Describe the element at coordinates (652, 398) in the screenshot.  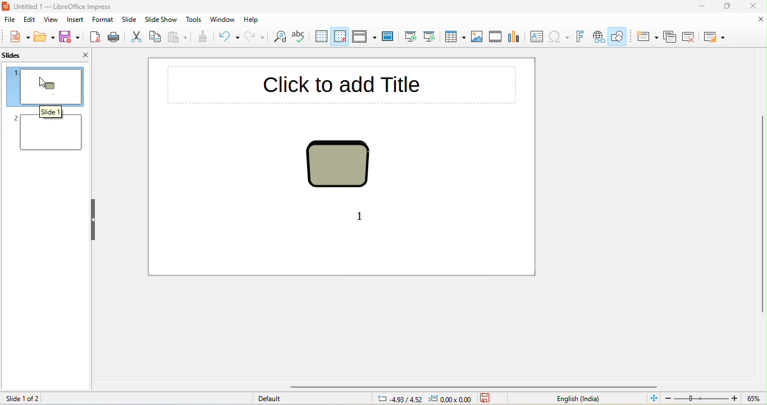
I see `fit slide to current window` at that location.